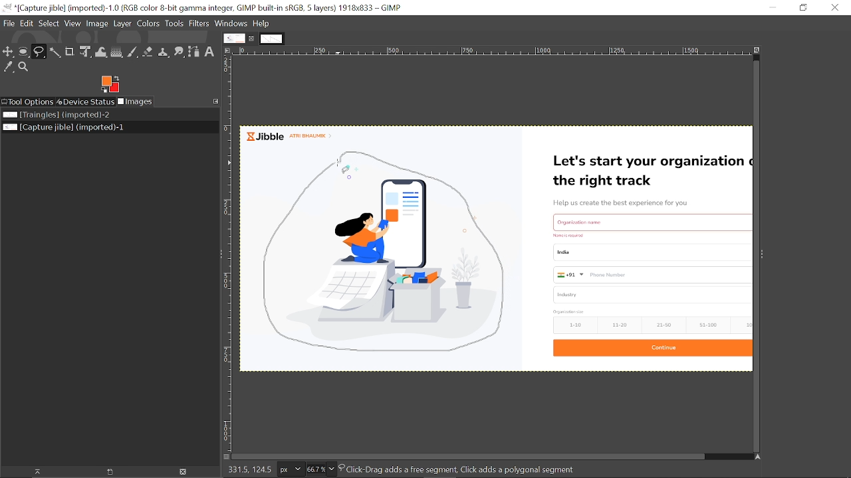  What do you see at coordinates (223, 457) in the screenshot?
I see `Toggle quick mask on/off` at bounding box center [223, 457].